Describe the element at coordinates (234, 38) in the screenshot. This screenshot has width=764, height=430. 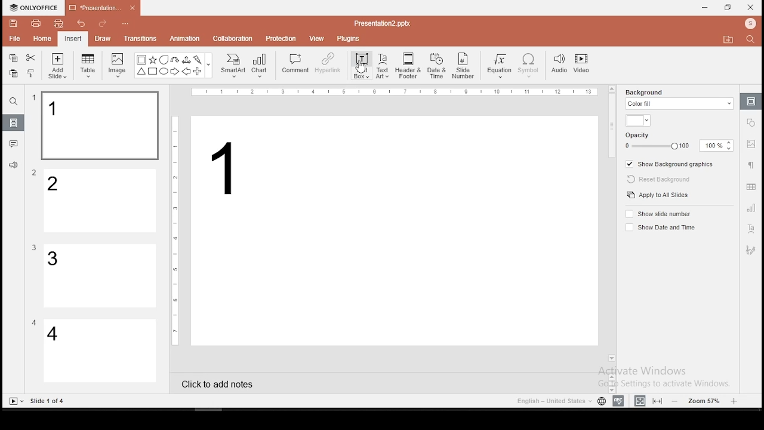
I see `collaboration` at that location.